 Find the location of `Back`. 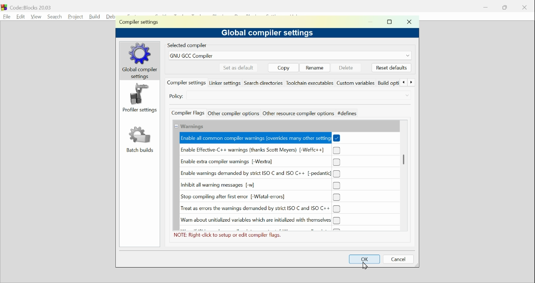

Back is located at coordinates (403, 83).